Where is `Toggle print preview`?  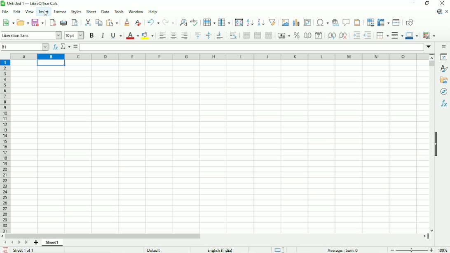 Toggle print preview is located at coordinates (75, 22).